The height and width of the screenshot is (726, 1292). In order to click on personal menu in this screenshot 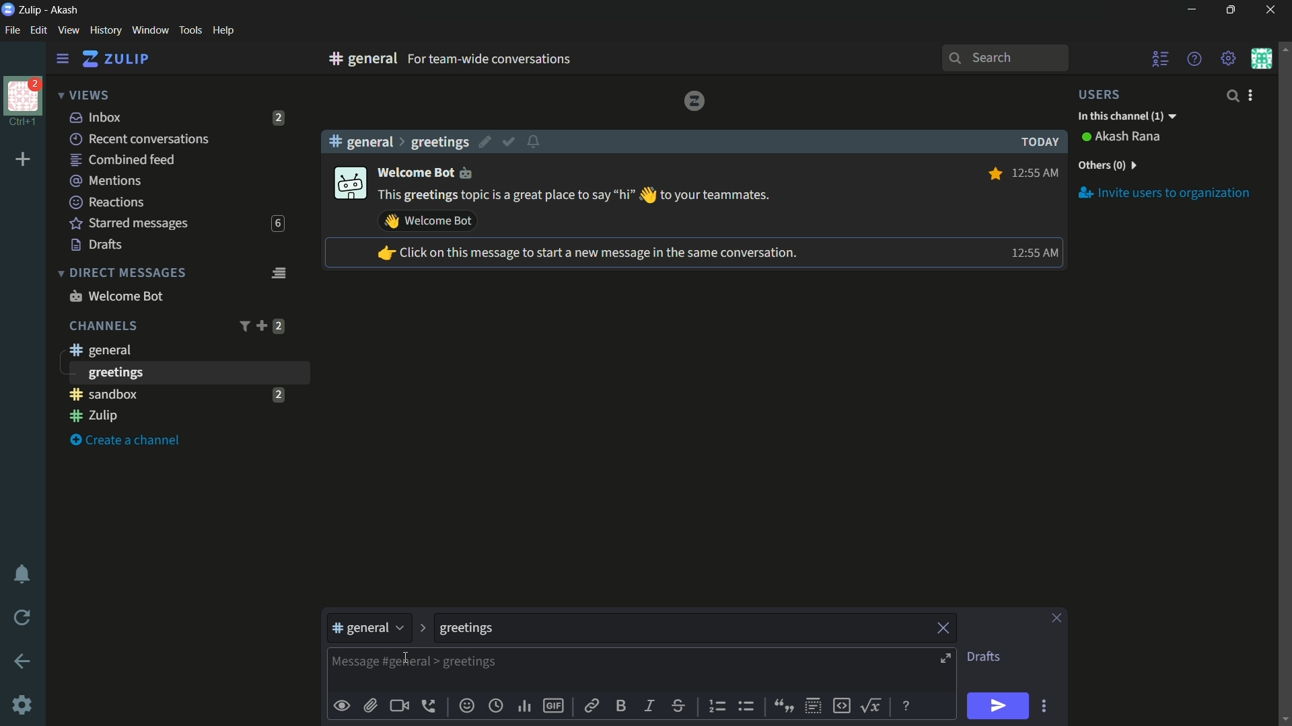, I will do `click(1261, 58)`.